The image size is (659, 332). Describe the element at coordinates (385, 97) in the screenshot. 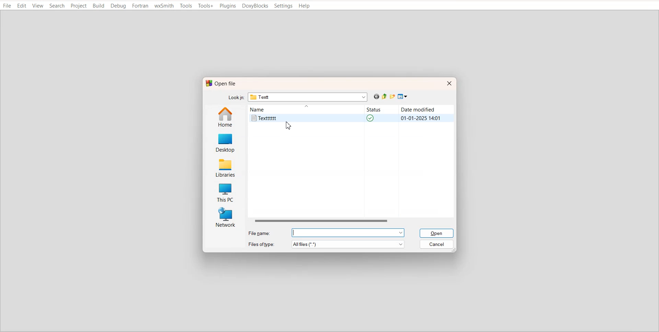

I see `Up one level` at that location.